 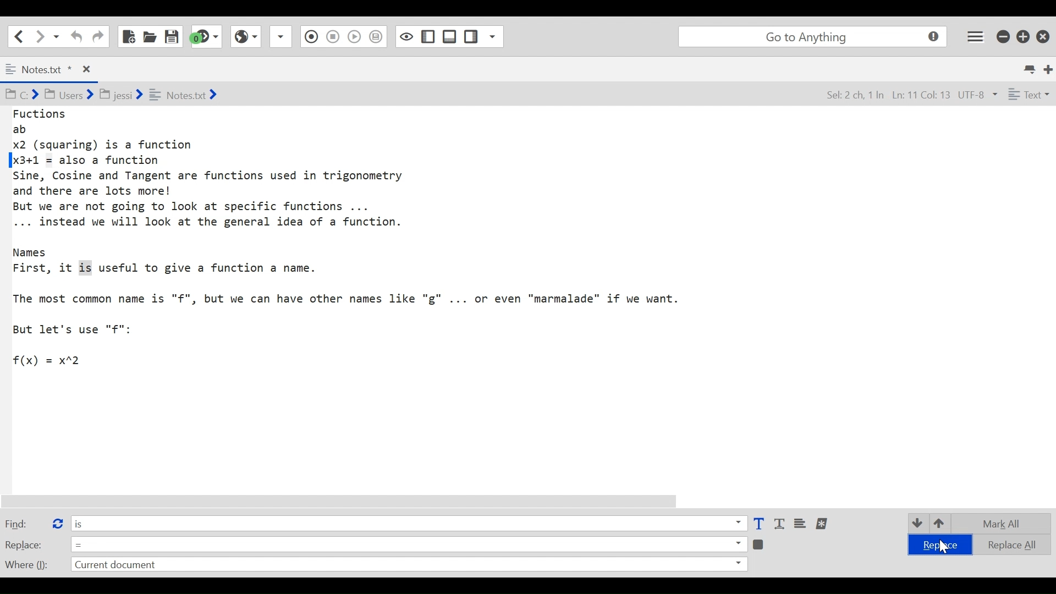 I want to click on Sel: 2 ch, 1In, so click(x=864, y=96).